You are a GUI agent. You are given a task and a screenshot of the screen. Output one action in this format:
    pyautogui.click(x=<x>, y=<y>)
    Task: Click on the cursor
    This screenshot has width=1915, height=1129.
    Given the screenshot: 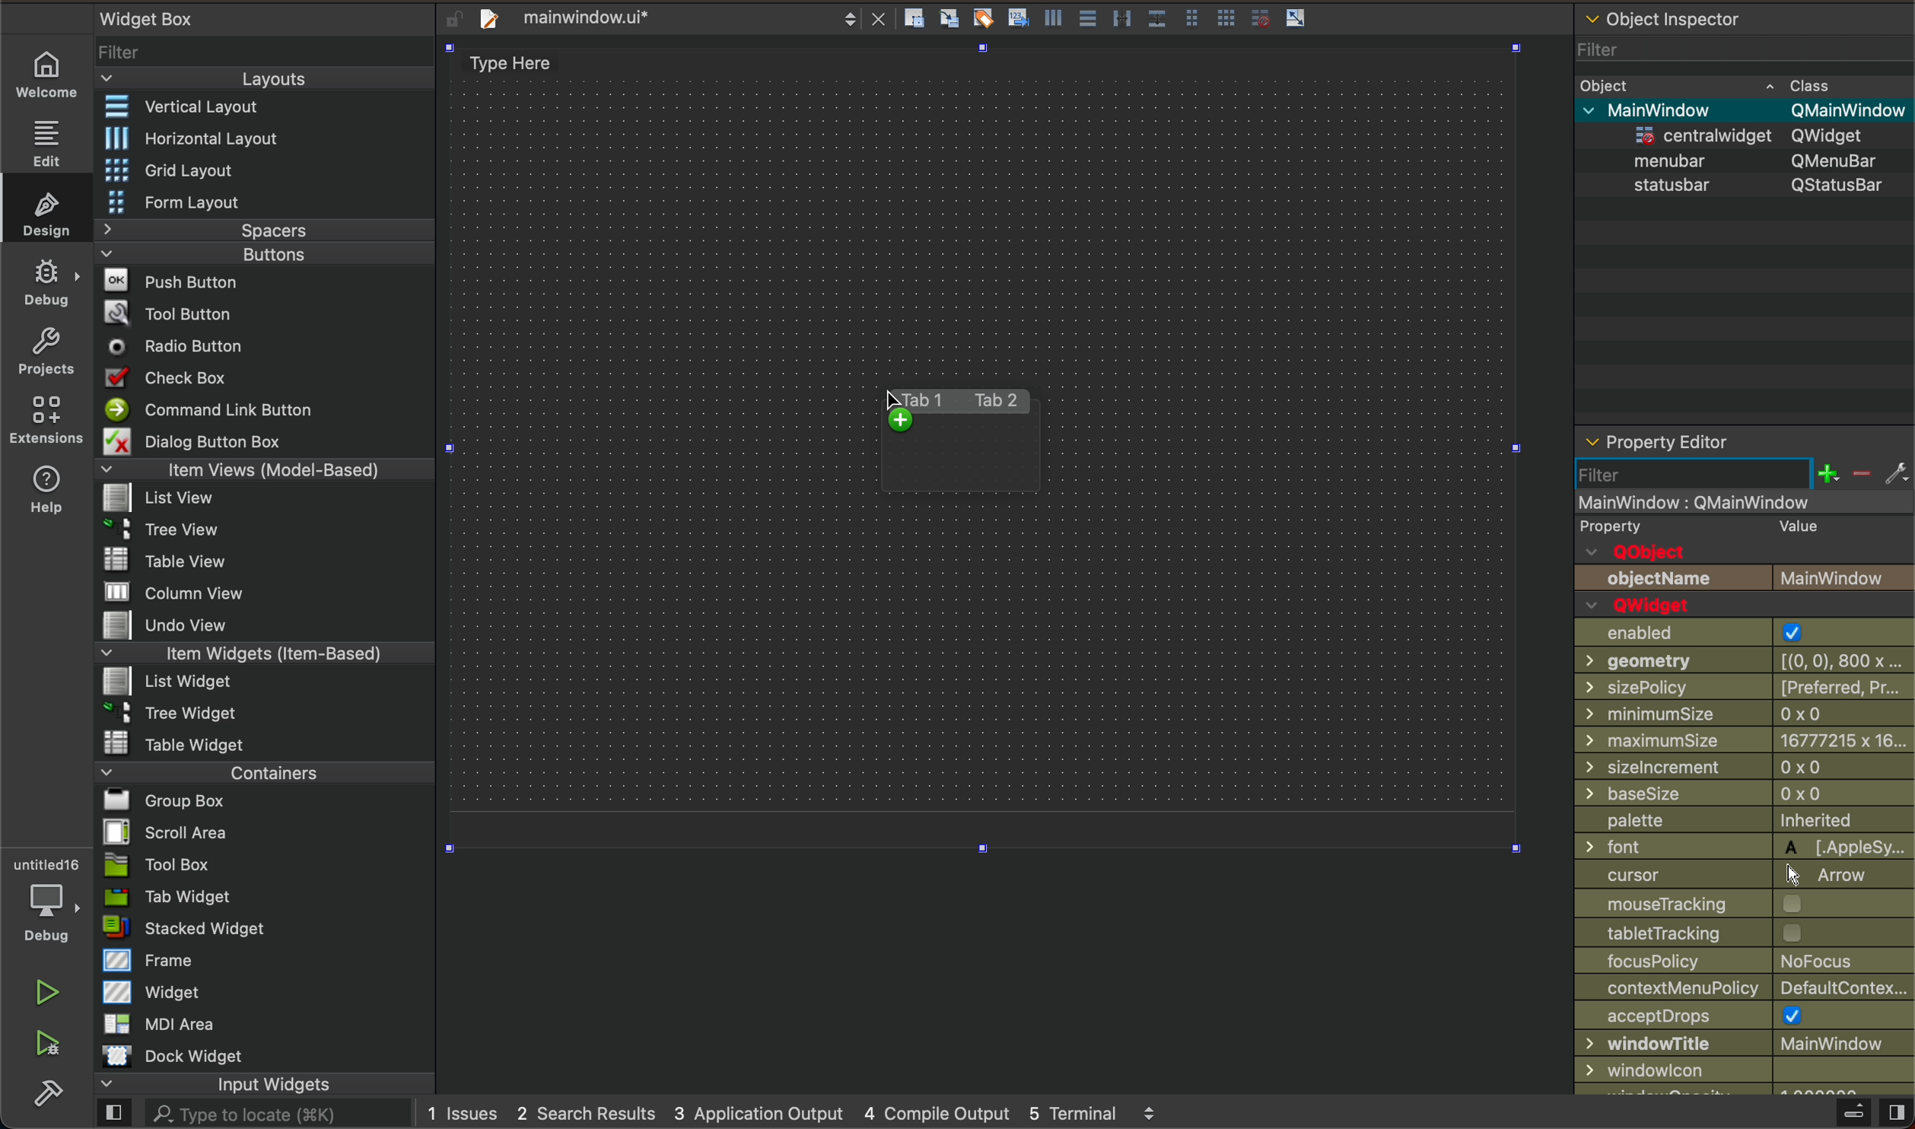 What is the action you would take?
    pyautogui.click(x=1742, y=876)
    